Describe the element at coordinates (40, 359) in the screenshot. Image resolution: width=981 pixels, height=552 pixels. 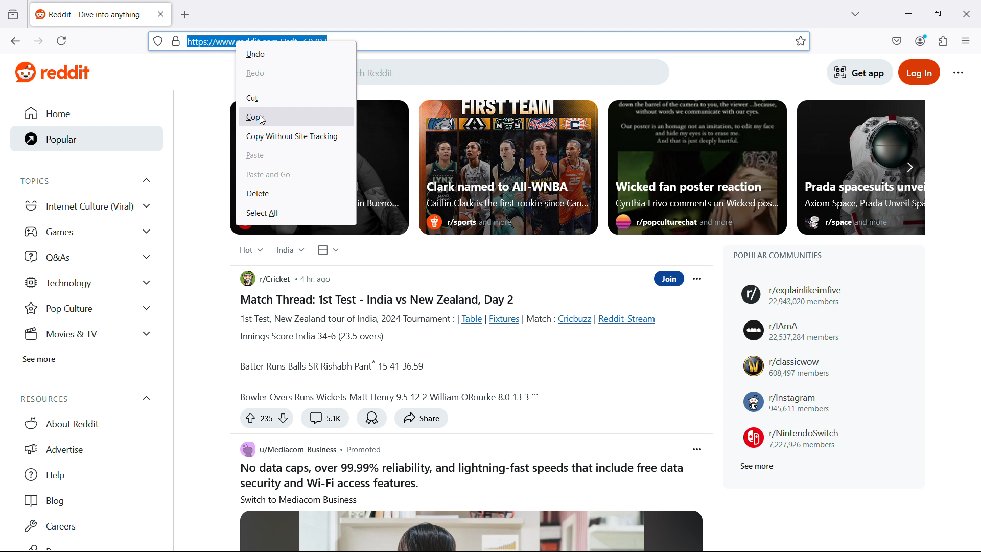
I see `See more` at that location.